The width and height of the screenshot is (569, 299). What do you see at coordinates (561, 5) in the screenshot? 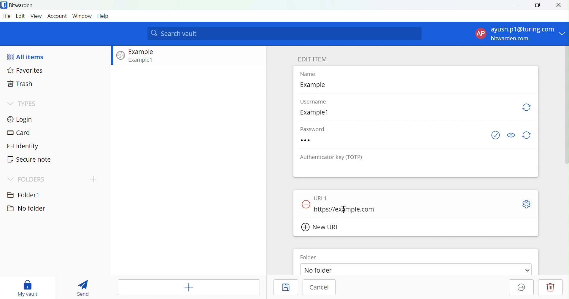
I see `Close` at bounding box center [561, 5].